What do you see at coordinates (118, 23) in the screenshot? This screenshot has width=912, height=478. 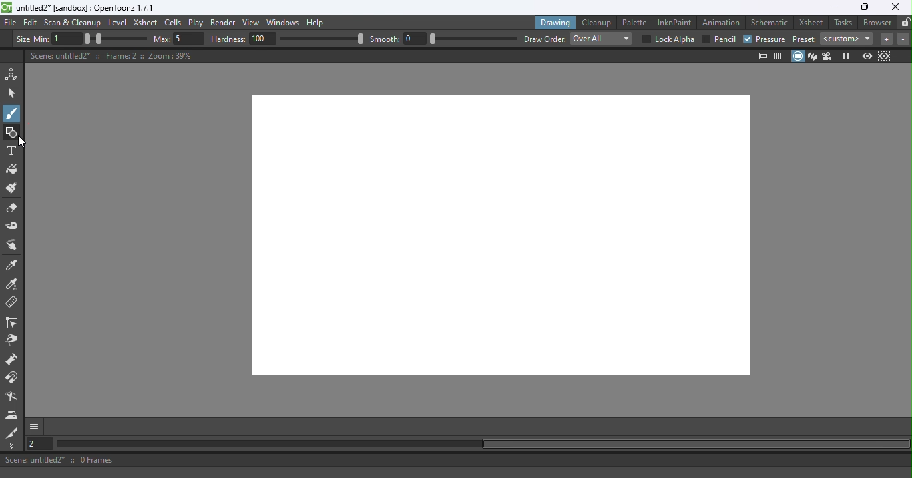 I see `Level` at bounding box center [118, 23].